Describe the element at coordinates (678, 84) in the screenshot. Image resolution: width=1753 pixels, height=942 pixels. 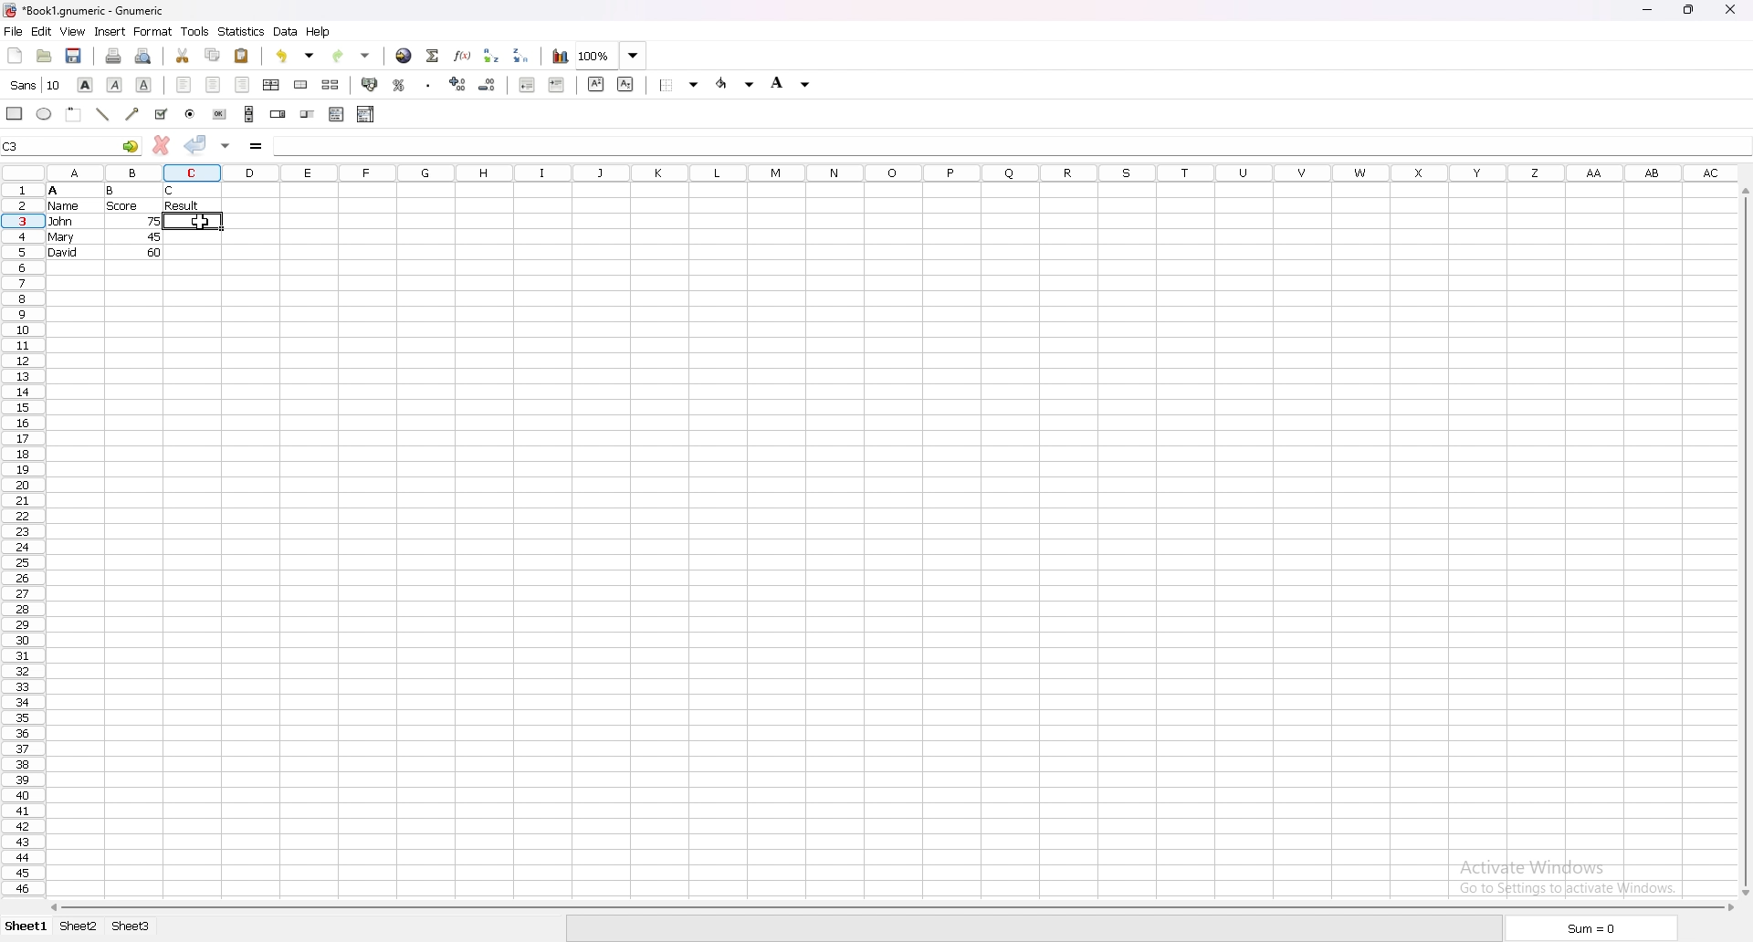
I see `borders` at that location.